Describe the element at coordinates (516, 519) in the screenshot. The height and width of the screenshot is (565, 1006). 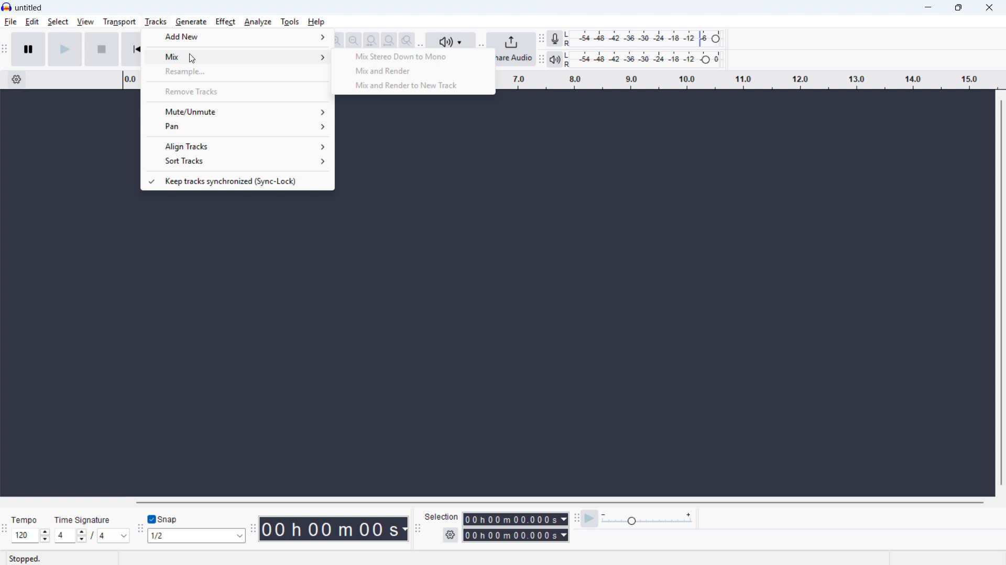
I see `Selection start time ` at that location.